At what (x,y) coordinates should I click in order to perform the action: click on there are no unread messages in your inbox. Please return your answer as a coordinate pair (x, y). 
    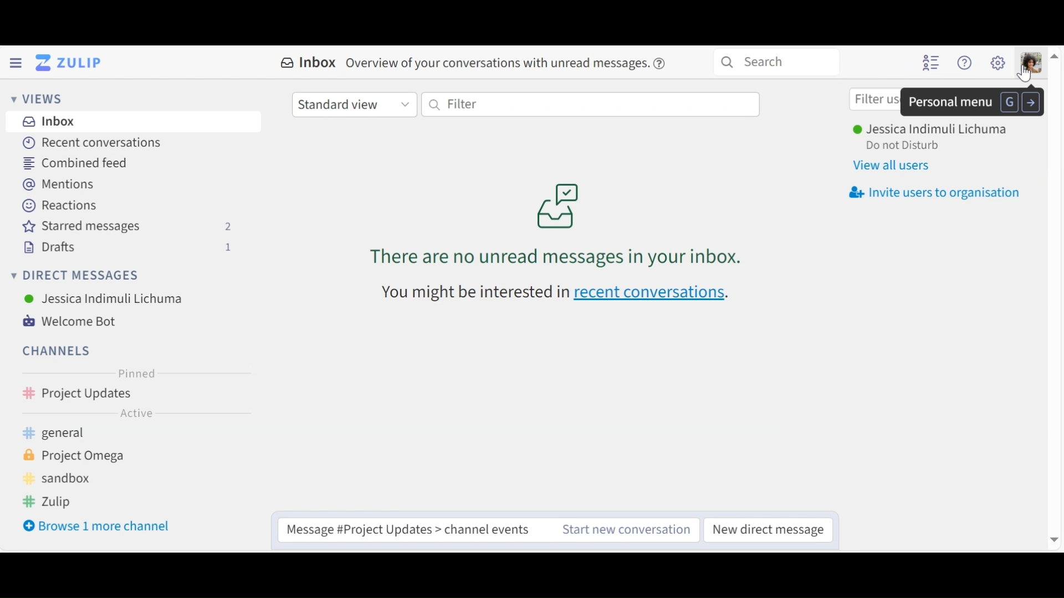
    Looking at the image, I should click on (527, 259).